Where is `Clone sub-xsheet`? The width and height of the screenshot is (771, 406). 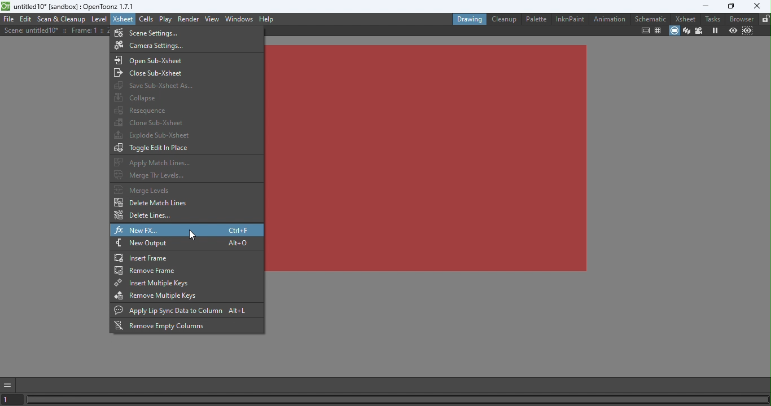
Clone sub-xsheet is located at coordinates (151, 121).